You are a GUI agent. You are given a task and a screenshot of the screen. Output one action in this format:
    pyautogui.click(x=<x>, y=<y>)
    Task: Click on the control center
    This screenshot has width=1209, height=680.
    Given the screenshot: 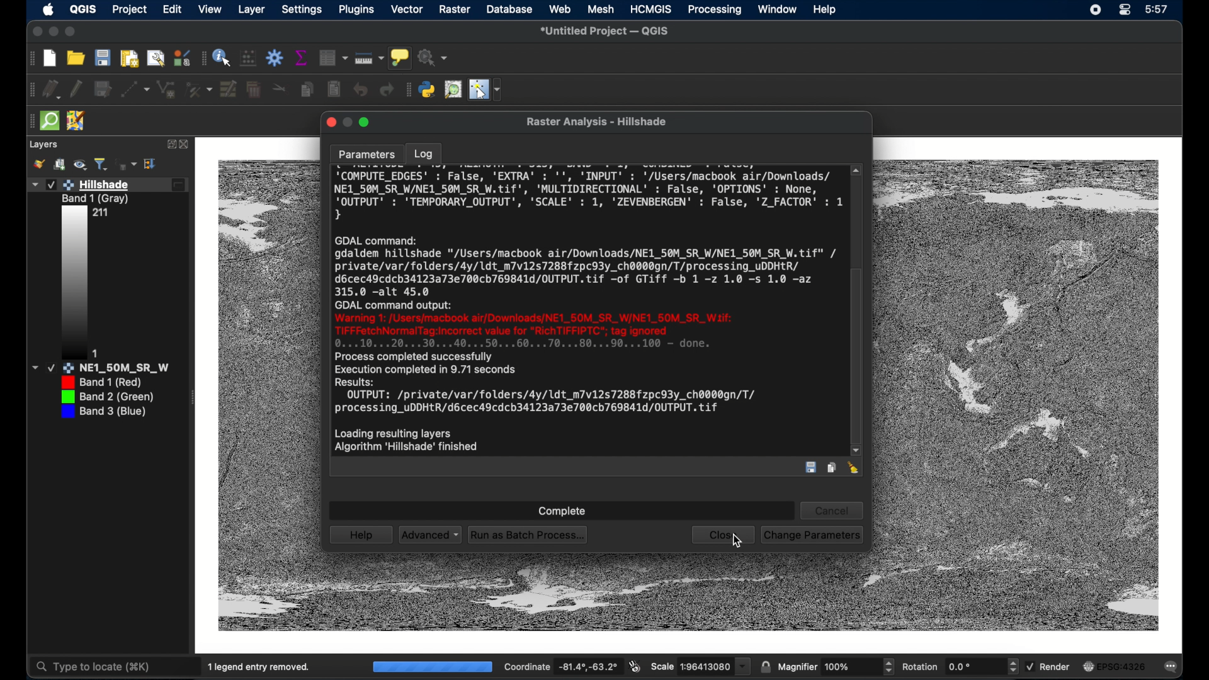 What is the action you would take?
    pyautogui.click(x=1126, y=11)
    